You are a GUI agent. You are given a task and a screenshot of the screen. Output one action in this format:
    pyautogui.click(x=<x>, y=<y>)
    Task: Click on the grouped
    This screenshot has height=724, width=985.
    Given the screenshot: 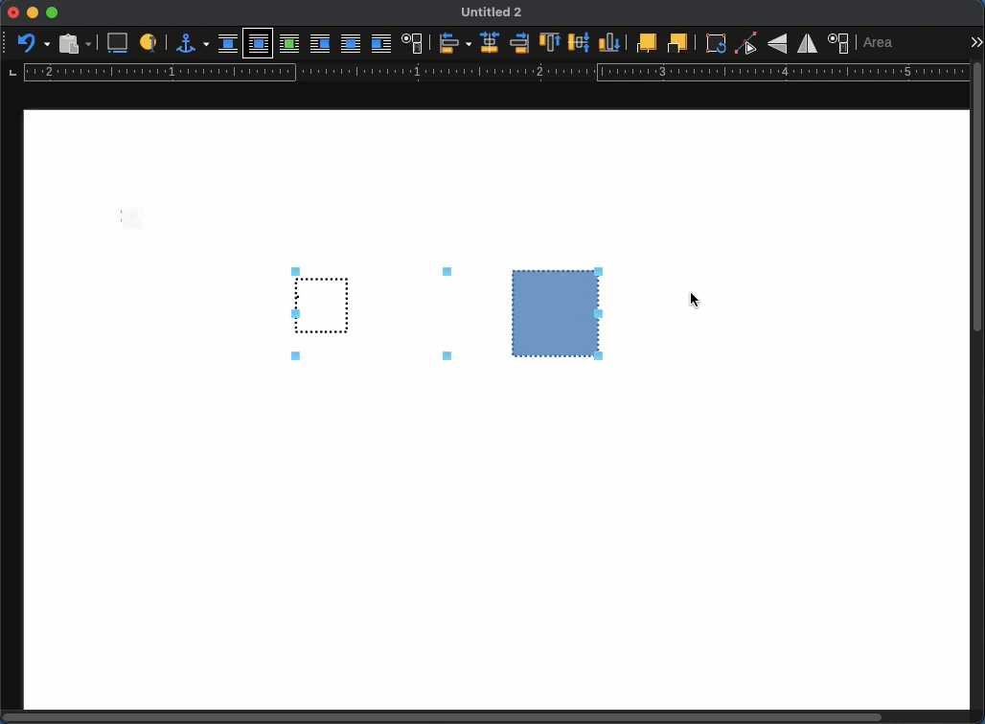 What is the action you would take?
    pyautogui.click(x=453, y=305)
    